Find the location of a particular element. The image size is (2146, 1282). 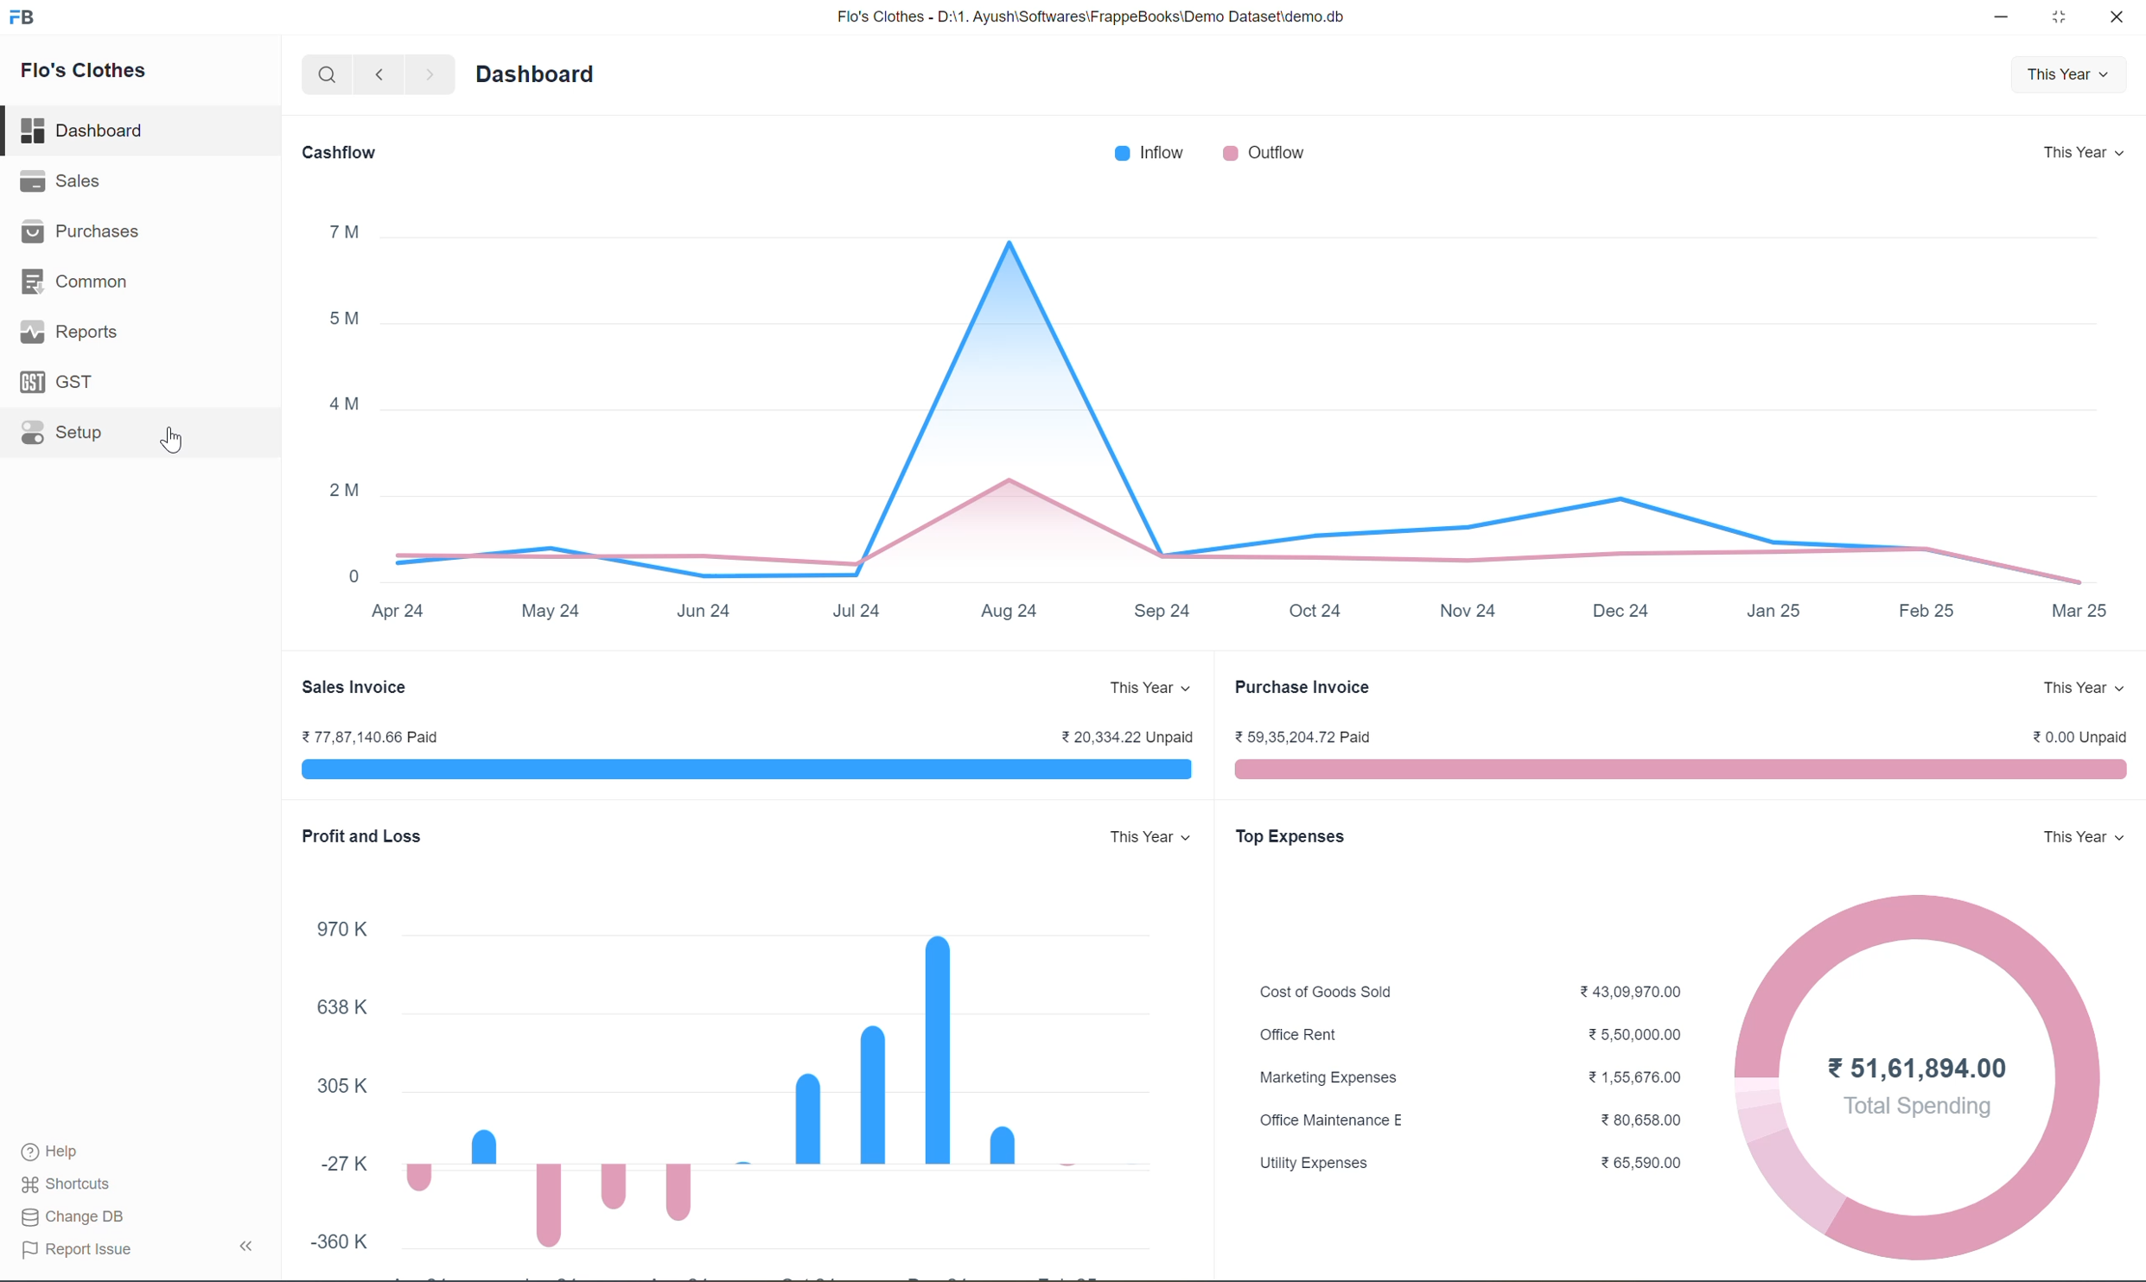

logo is located at coordinates (23, 15).